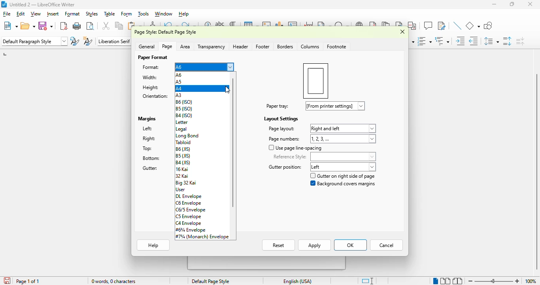  I want to click on background covers margin, so click(342, 183).